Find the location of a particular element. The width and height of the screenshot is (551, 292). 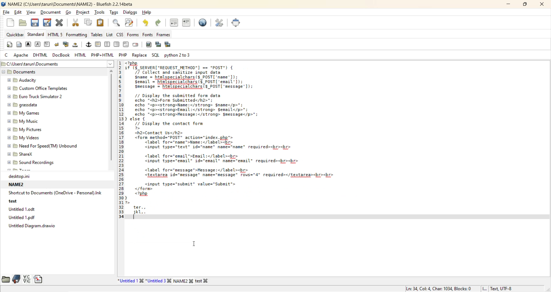

cursor is located at coordinates (193, 244).